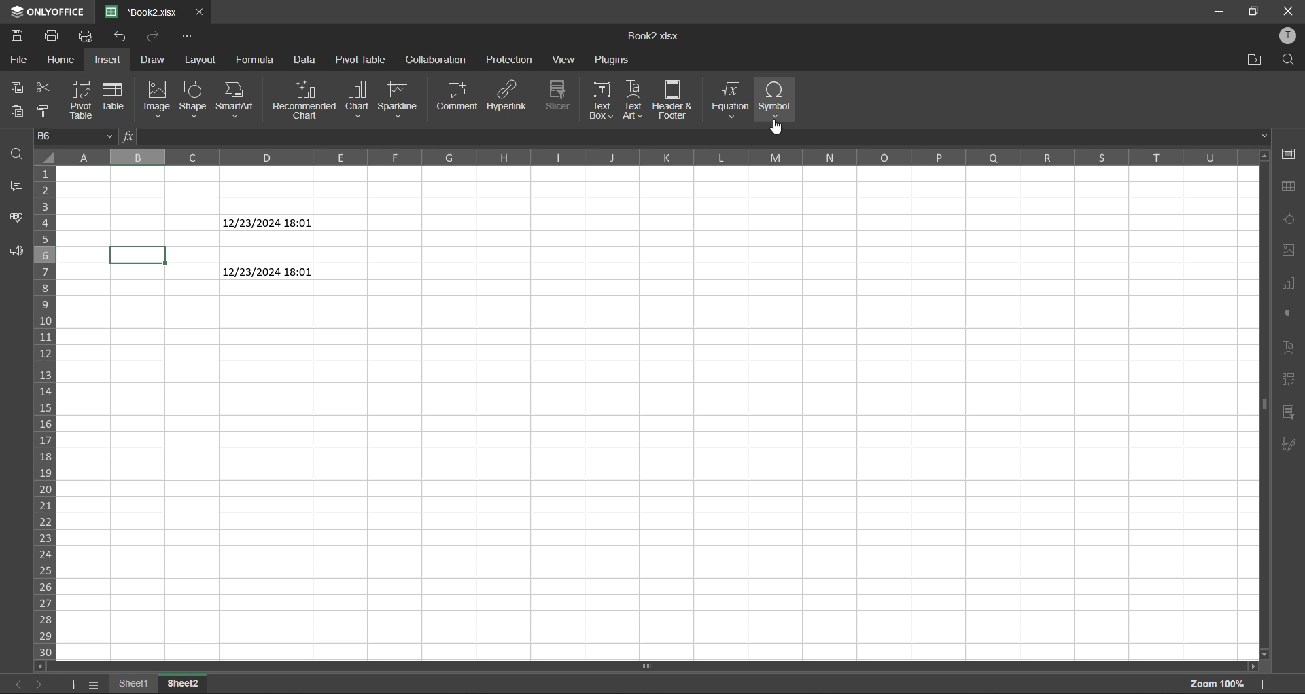 This screenshot has height=694, width=1305. I want to click on previous, so click(16, 684).